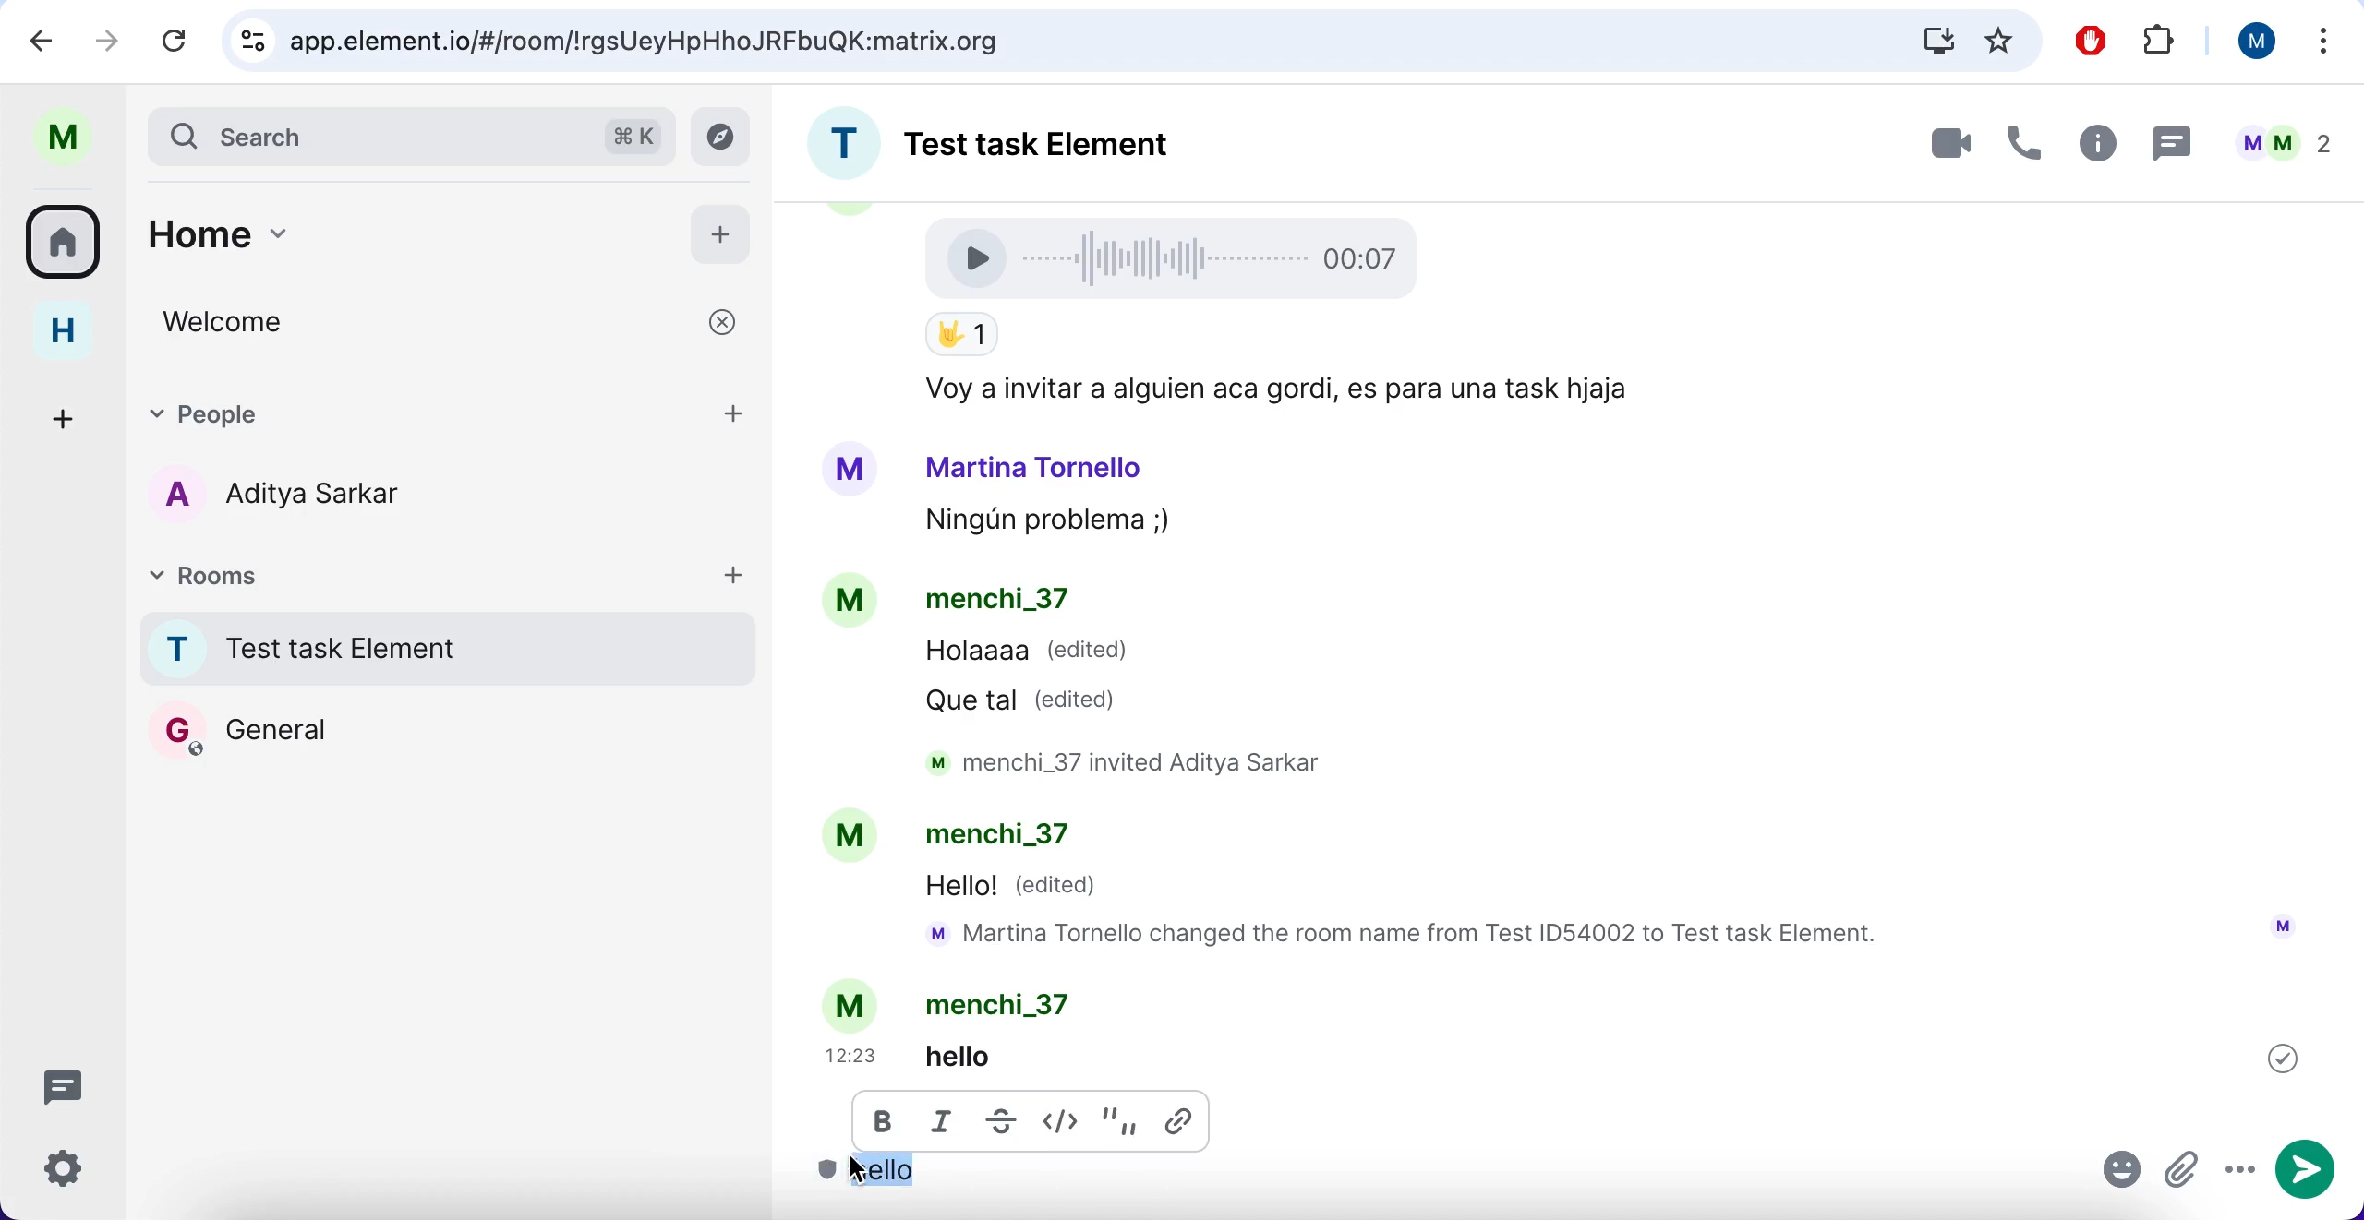 The height and width of the screenshot is (1220, 2364). I want to click on rooms, so click(303, 573).